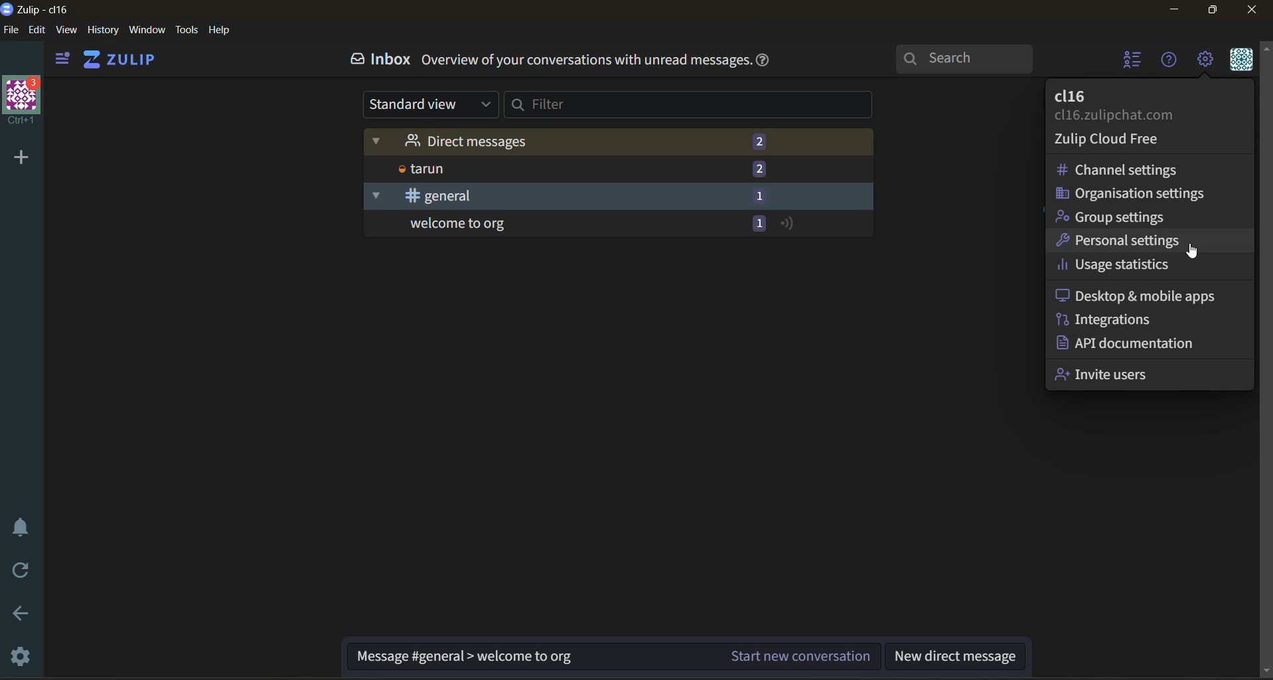  I want to click on history, so click(103, 29).